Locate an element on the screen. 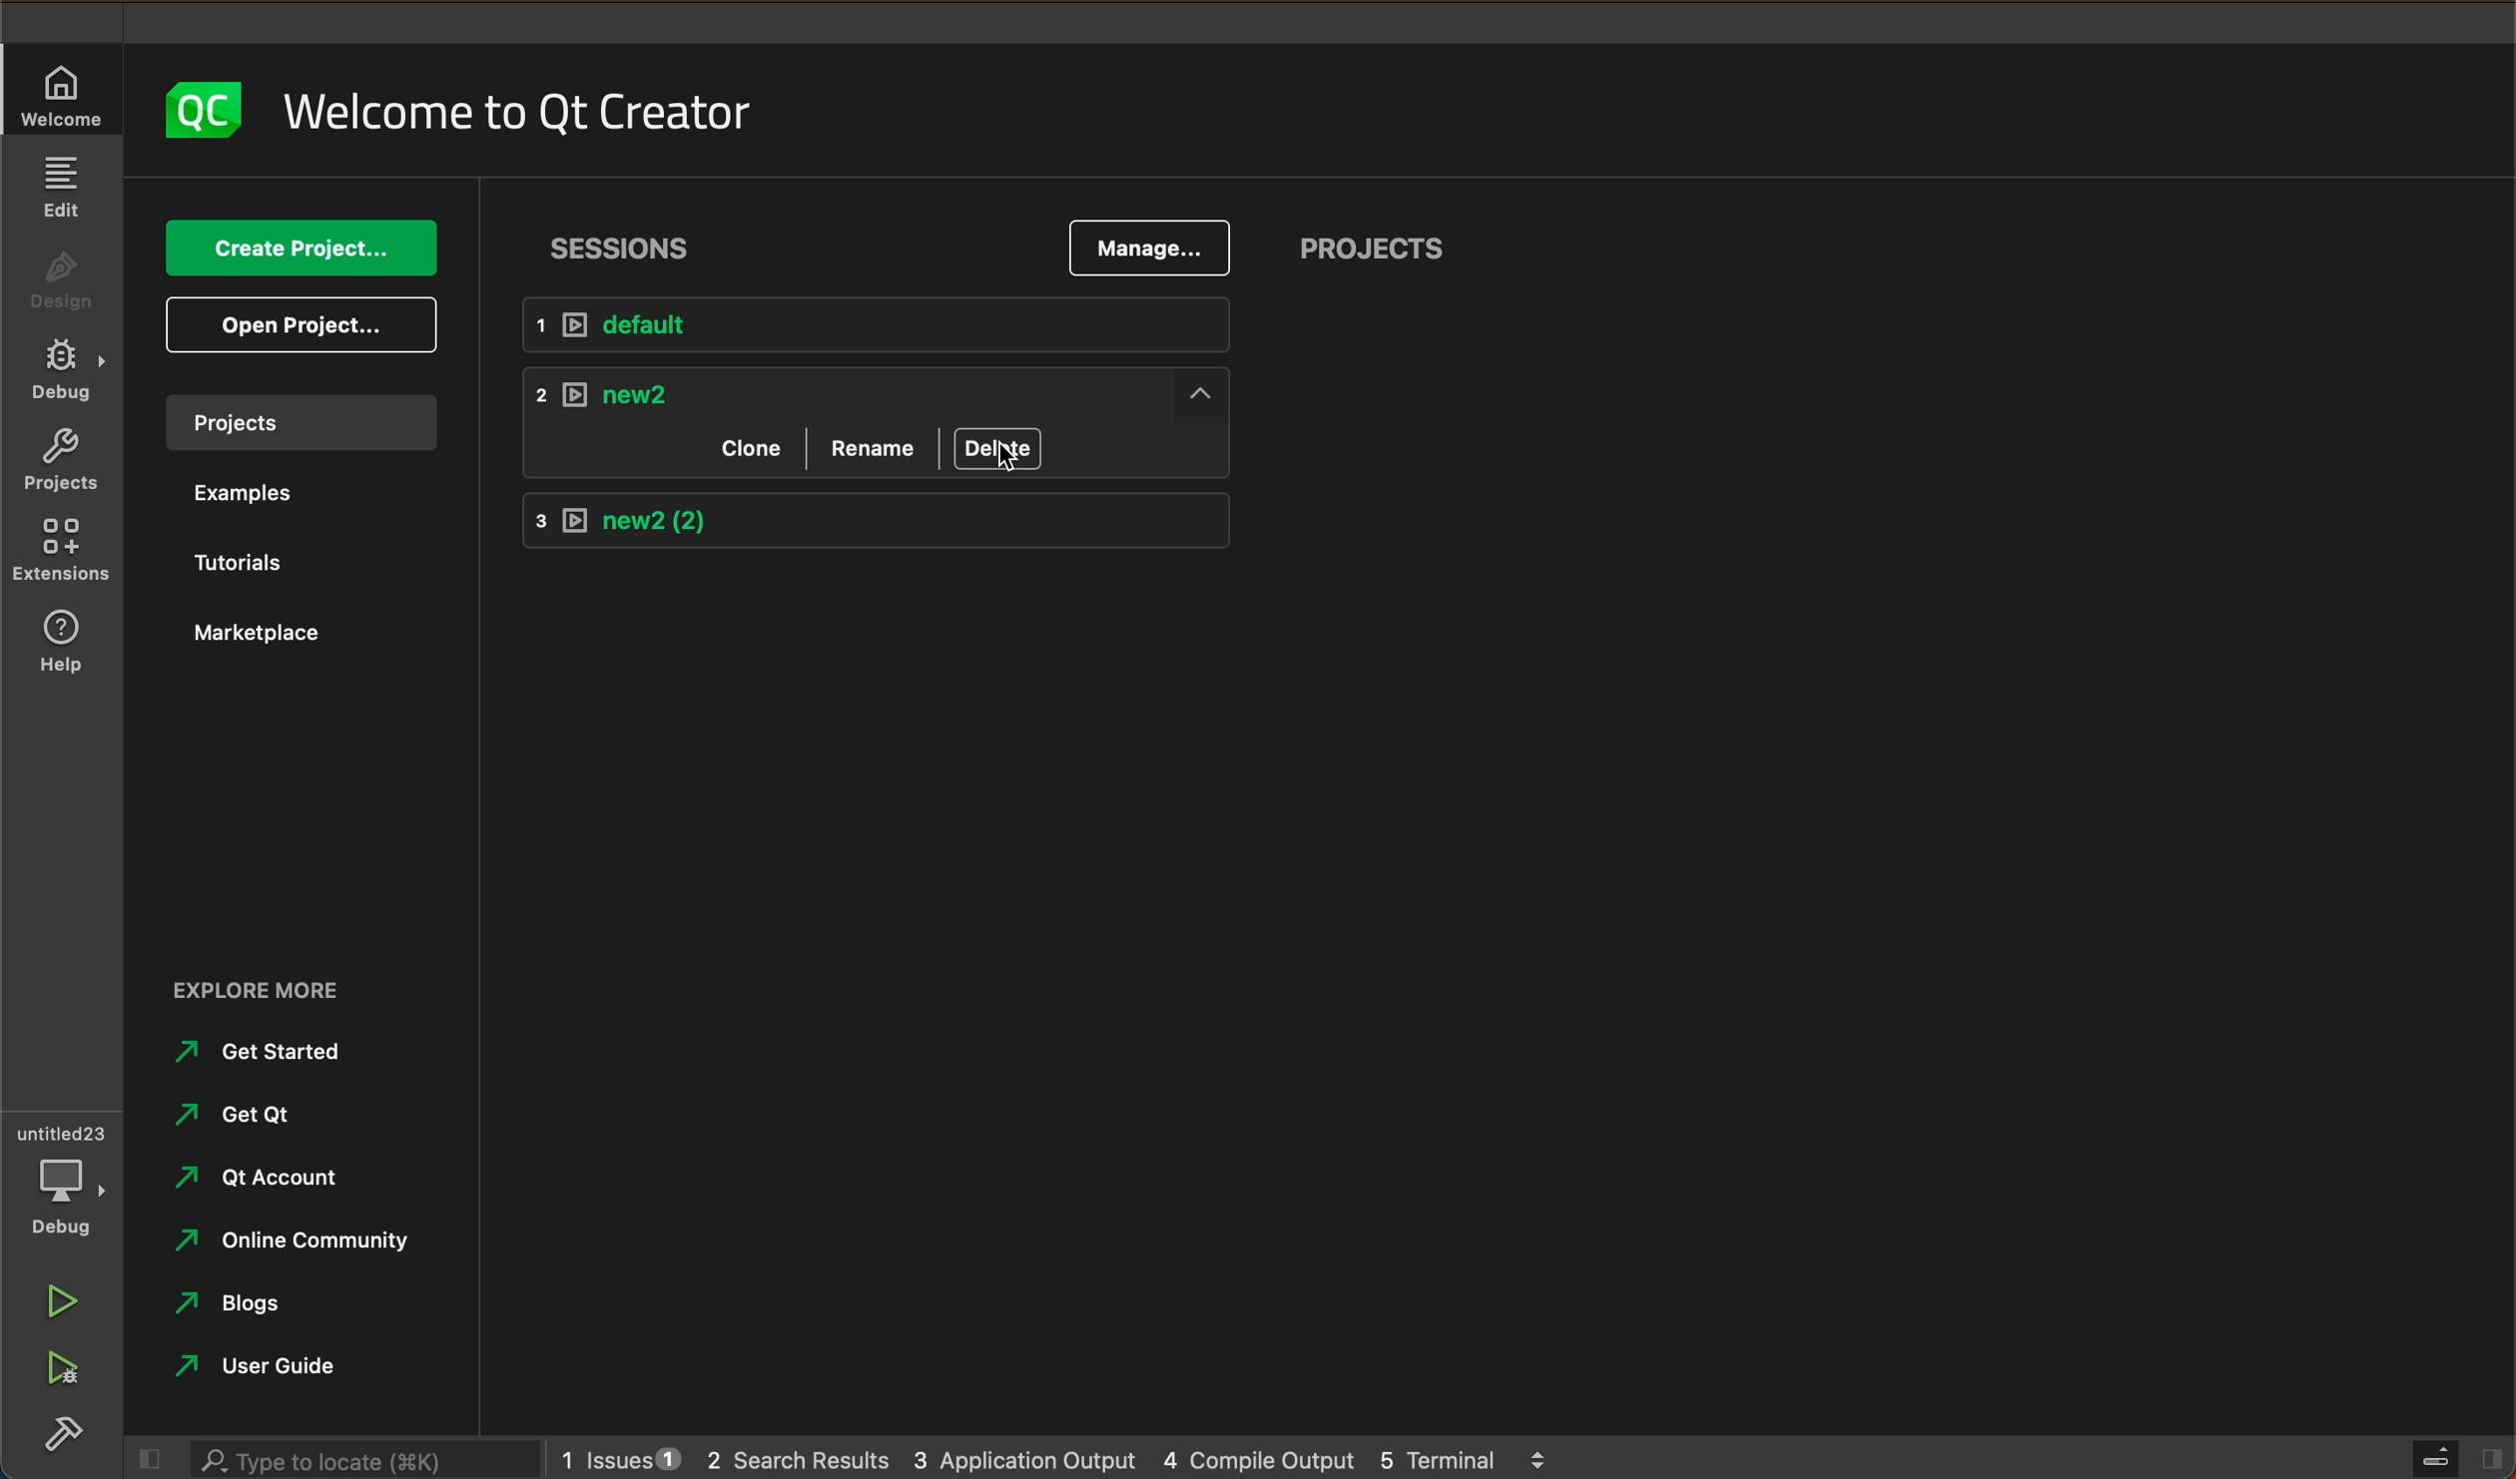 The height and width of the screenshot is (1479, 2516). build is located at coordinates (67, 1429).